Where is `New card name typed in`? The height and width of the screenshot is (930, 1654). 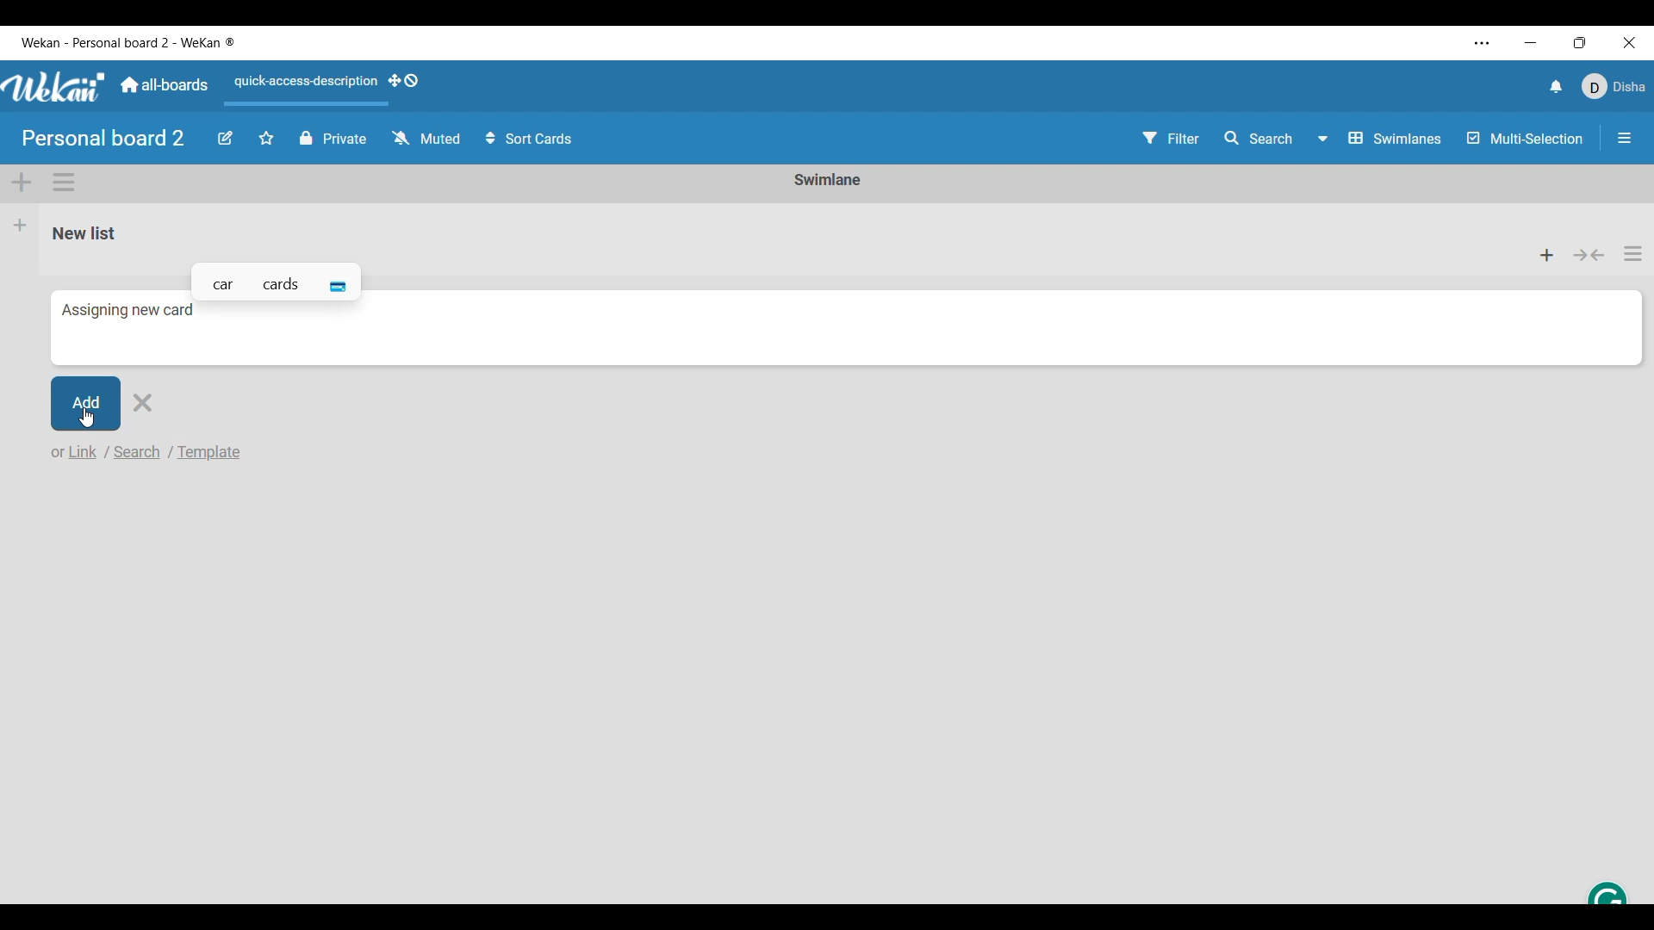 New card name typed in is located at coordinates (129, 310).